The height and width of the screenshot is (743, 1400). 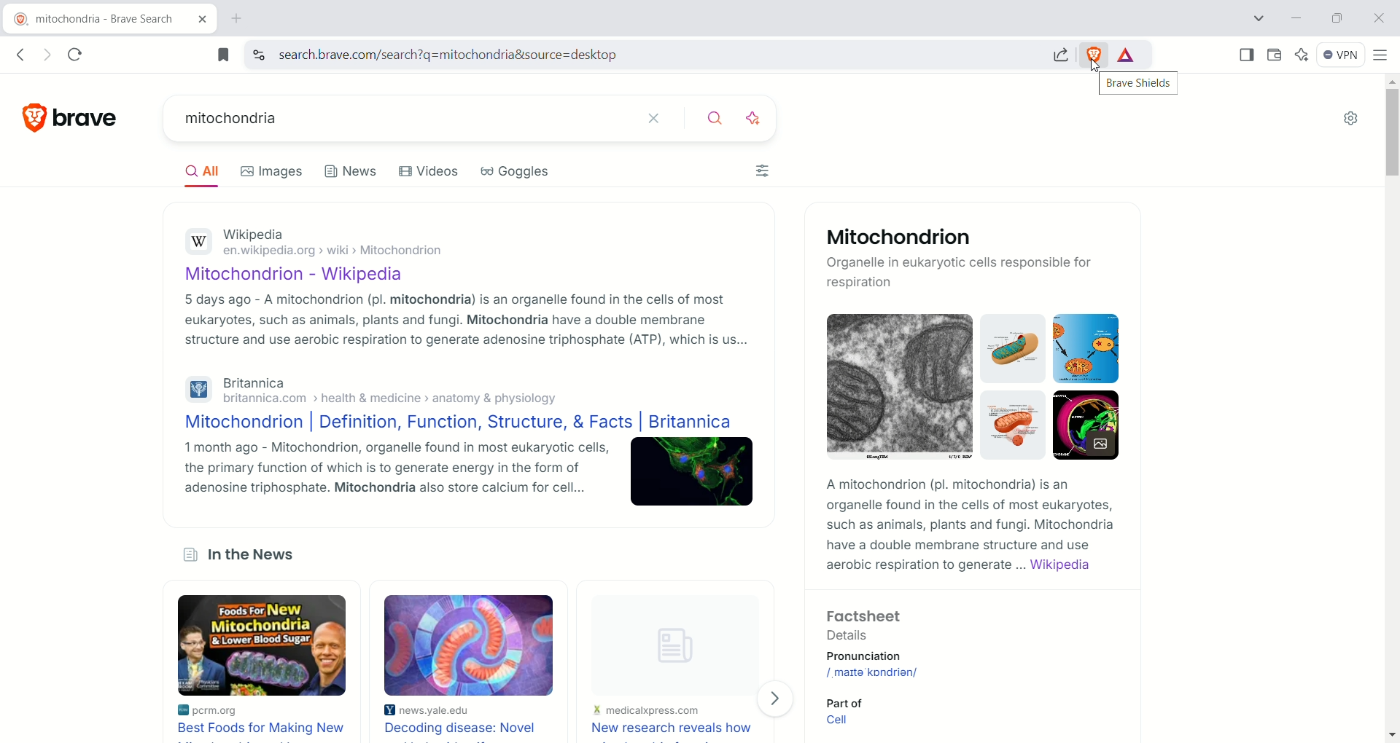 What do you see at coordinates (436, 710) in the screenshot?
I see `news.yale.edu` at bounding box center [436, 710].